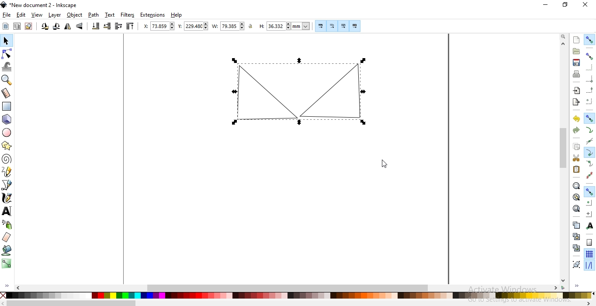 The width and height of the screenshot is (596, 306). What do you see at coordinates (7, 173) in the screenshot?
I see `draw freehand lines` at bounding box center [7, 173].